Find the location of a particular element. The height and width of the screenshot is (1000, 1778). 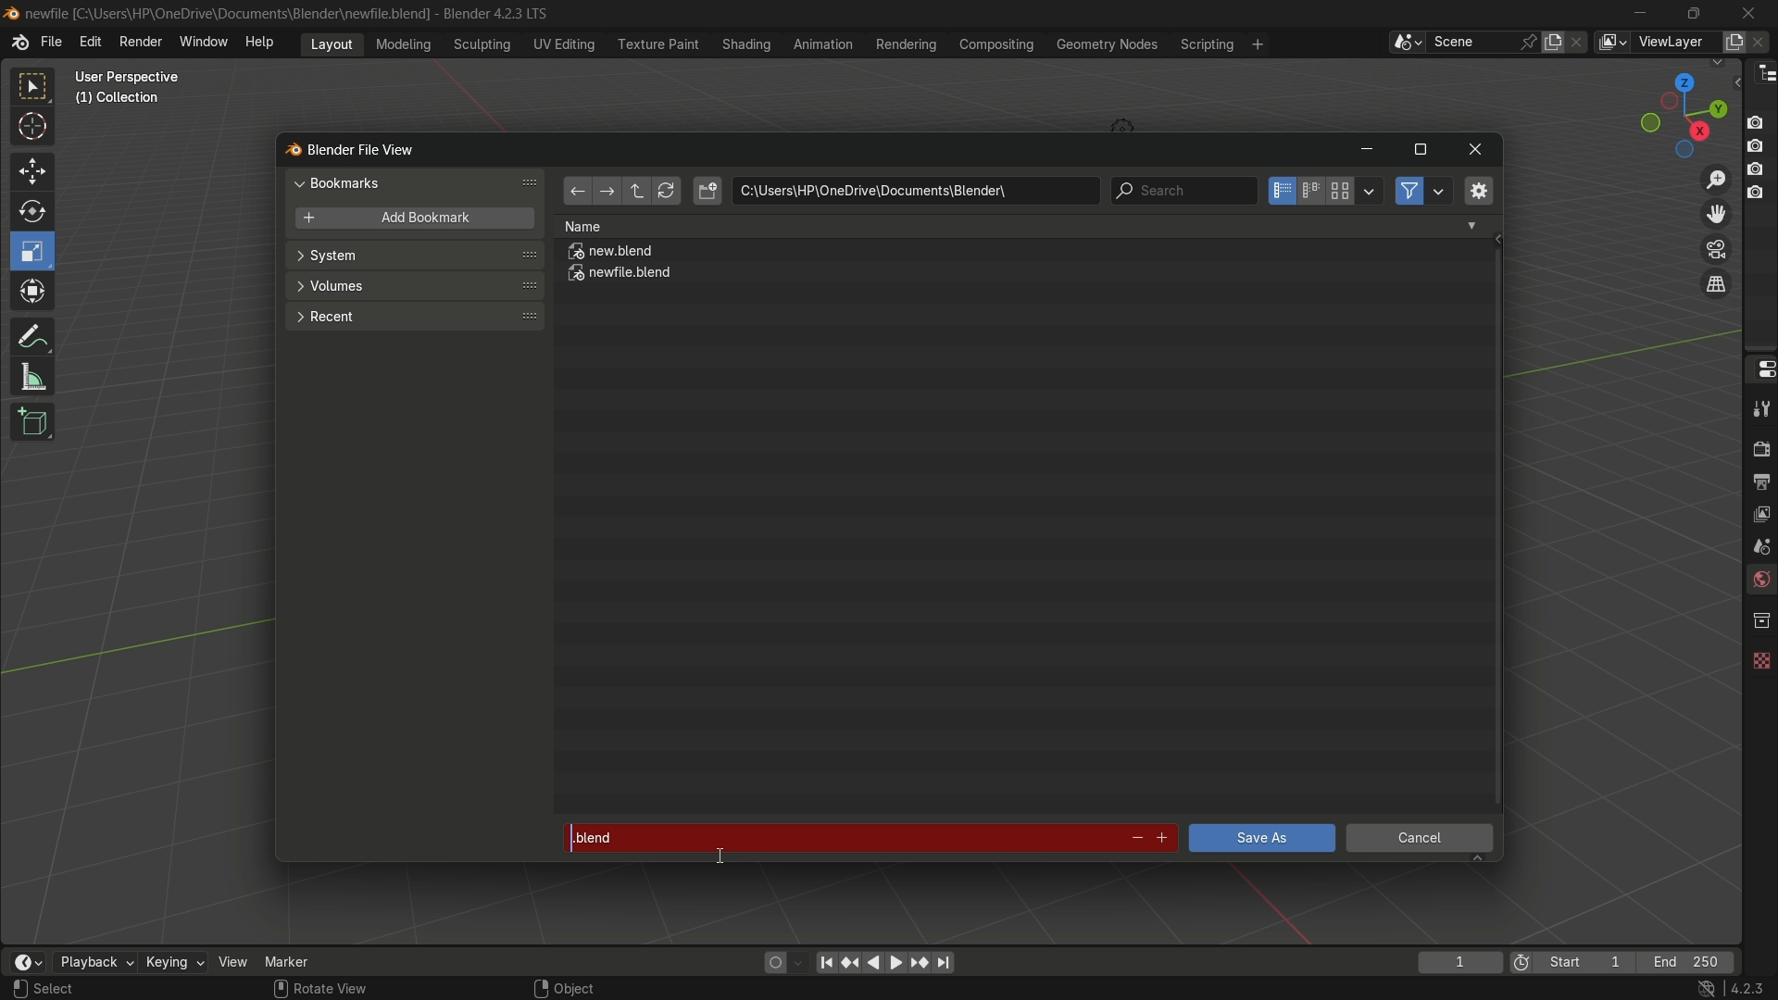

.blend is located at coordinates (837, 834).